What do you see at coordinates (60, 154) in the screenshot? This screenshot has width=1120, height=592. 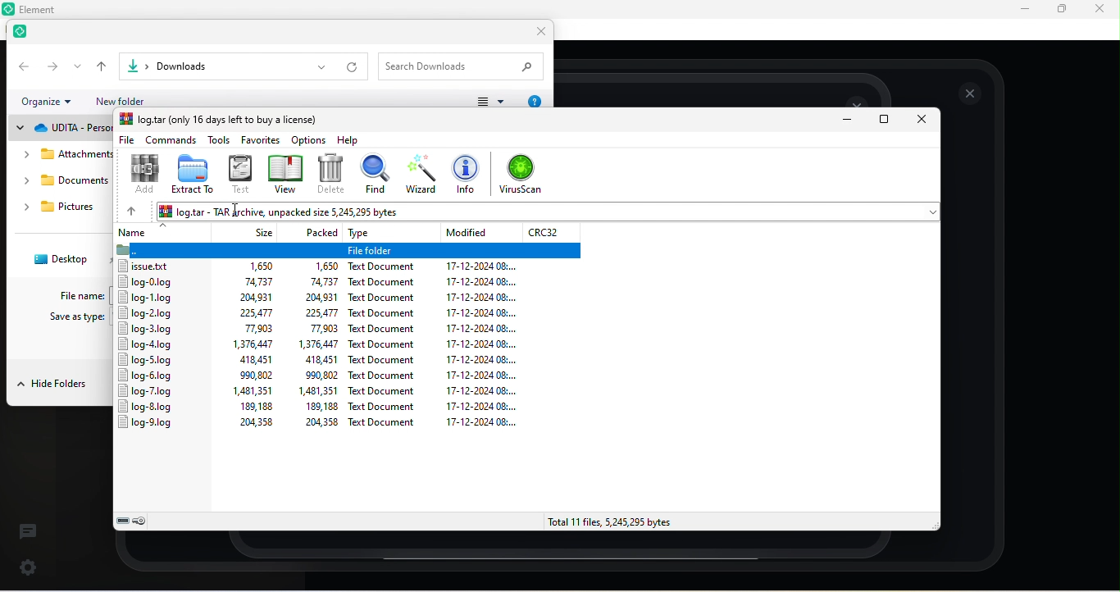 I see `attachments` at bounding box center [60, 154].